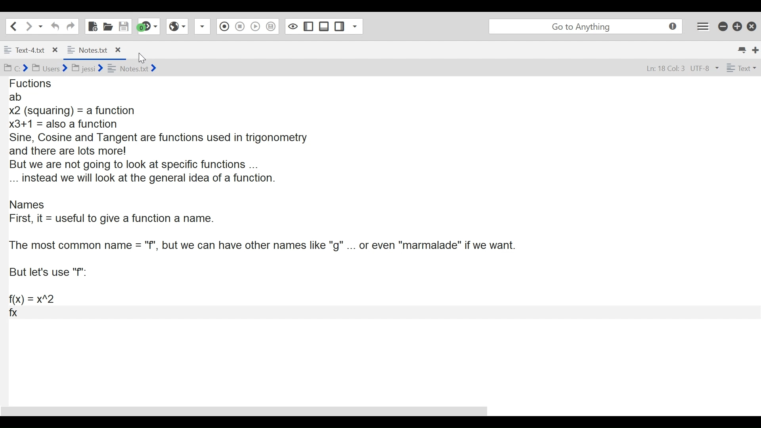 This screenshot has height=428, width=761. Describe the element at coordinates (178, 27) in the screenshot. I see `View in Browser` at that location.